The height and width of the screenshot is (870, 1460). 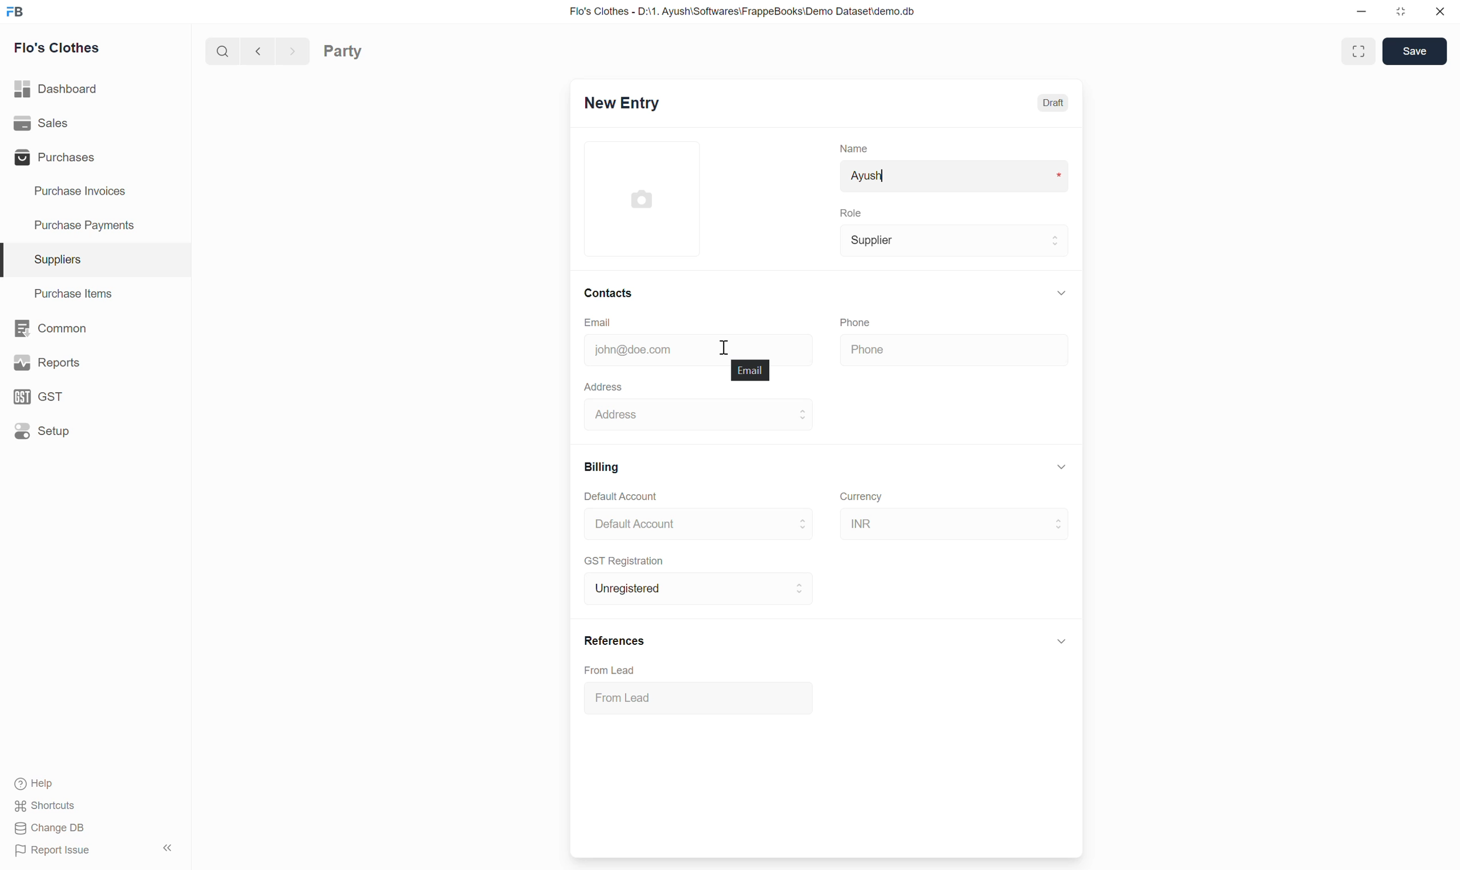 What do you see at coordinates (343, 51) in the screenshot?
I see `Party` at bounding box center [343, 51].